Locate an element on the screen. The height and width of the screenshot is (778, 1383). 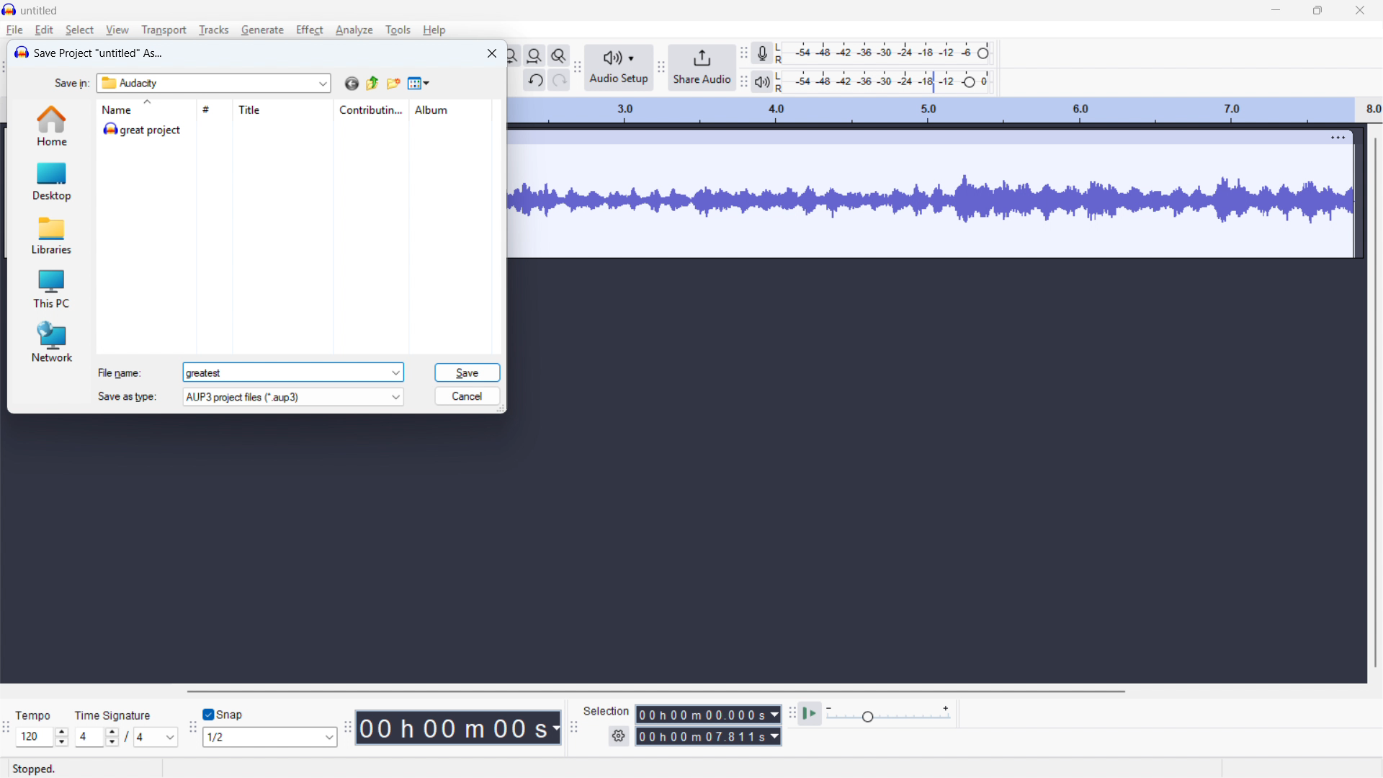
Maximise  is located at coordinates (1317, 11).